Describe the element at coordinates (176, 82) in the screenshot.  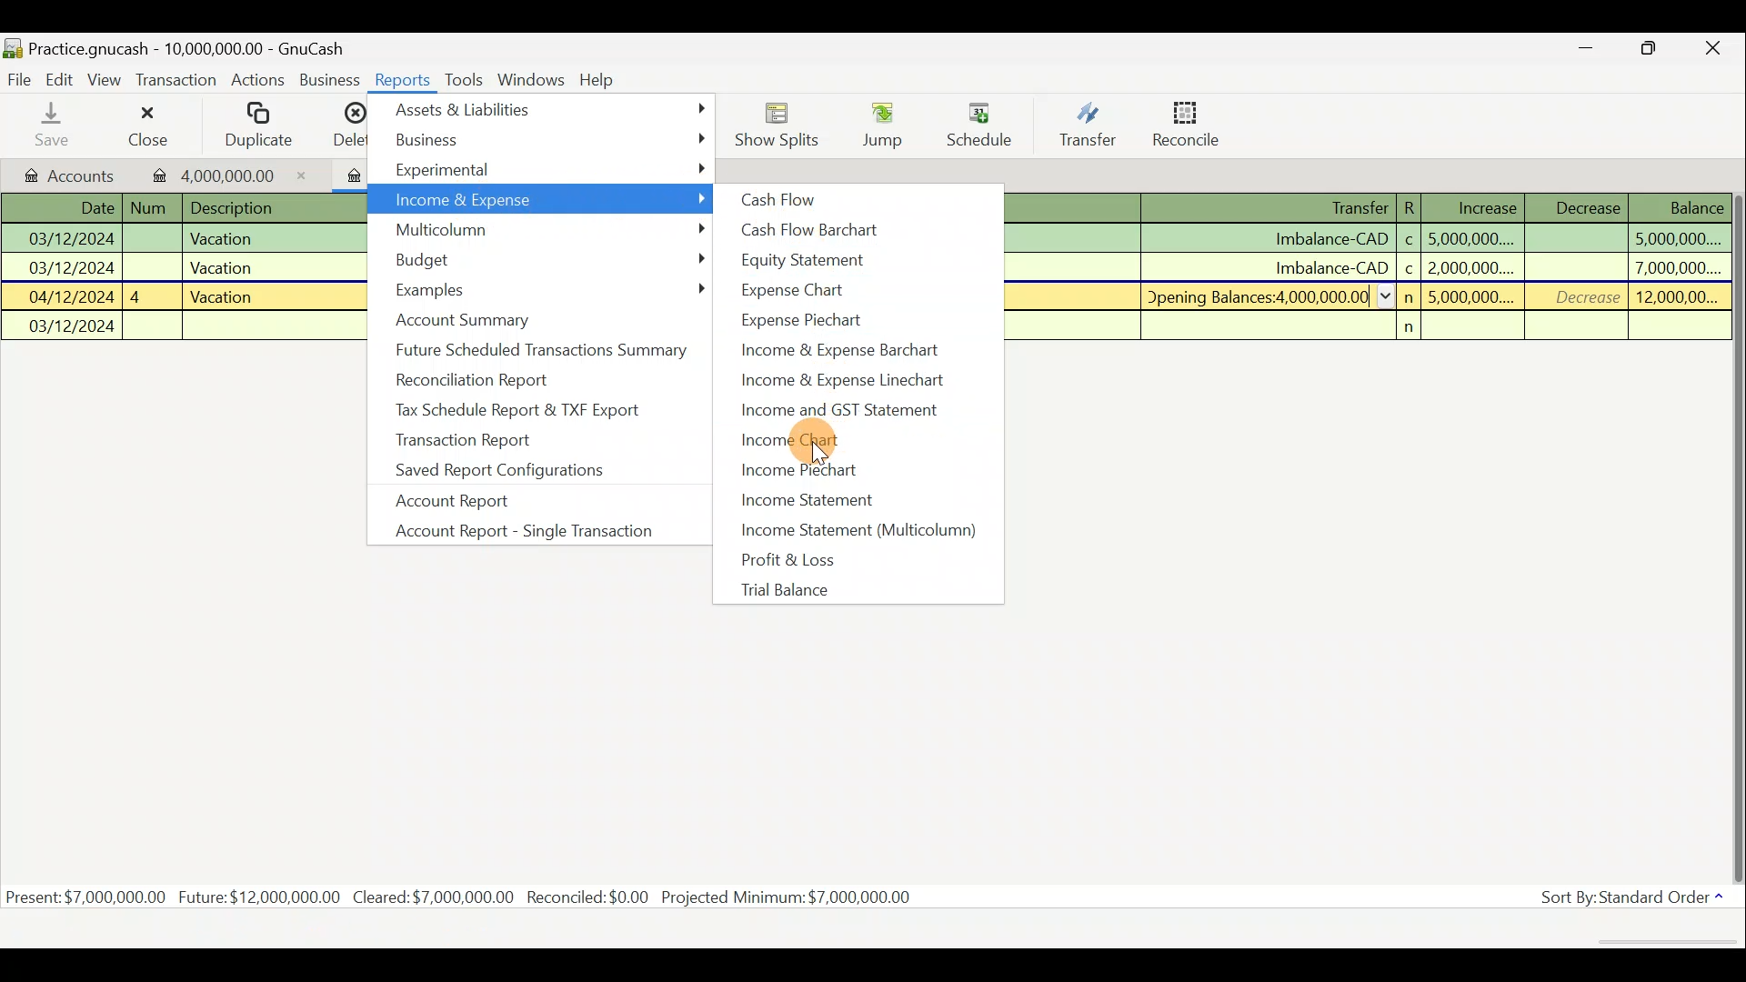
I see `Transaction` at that location.